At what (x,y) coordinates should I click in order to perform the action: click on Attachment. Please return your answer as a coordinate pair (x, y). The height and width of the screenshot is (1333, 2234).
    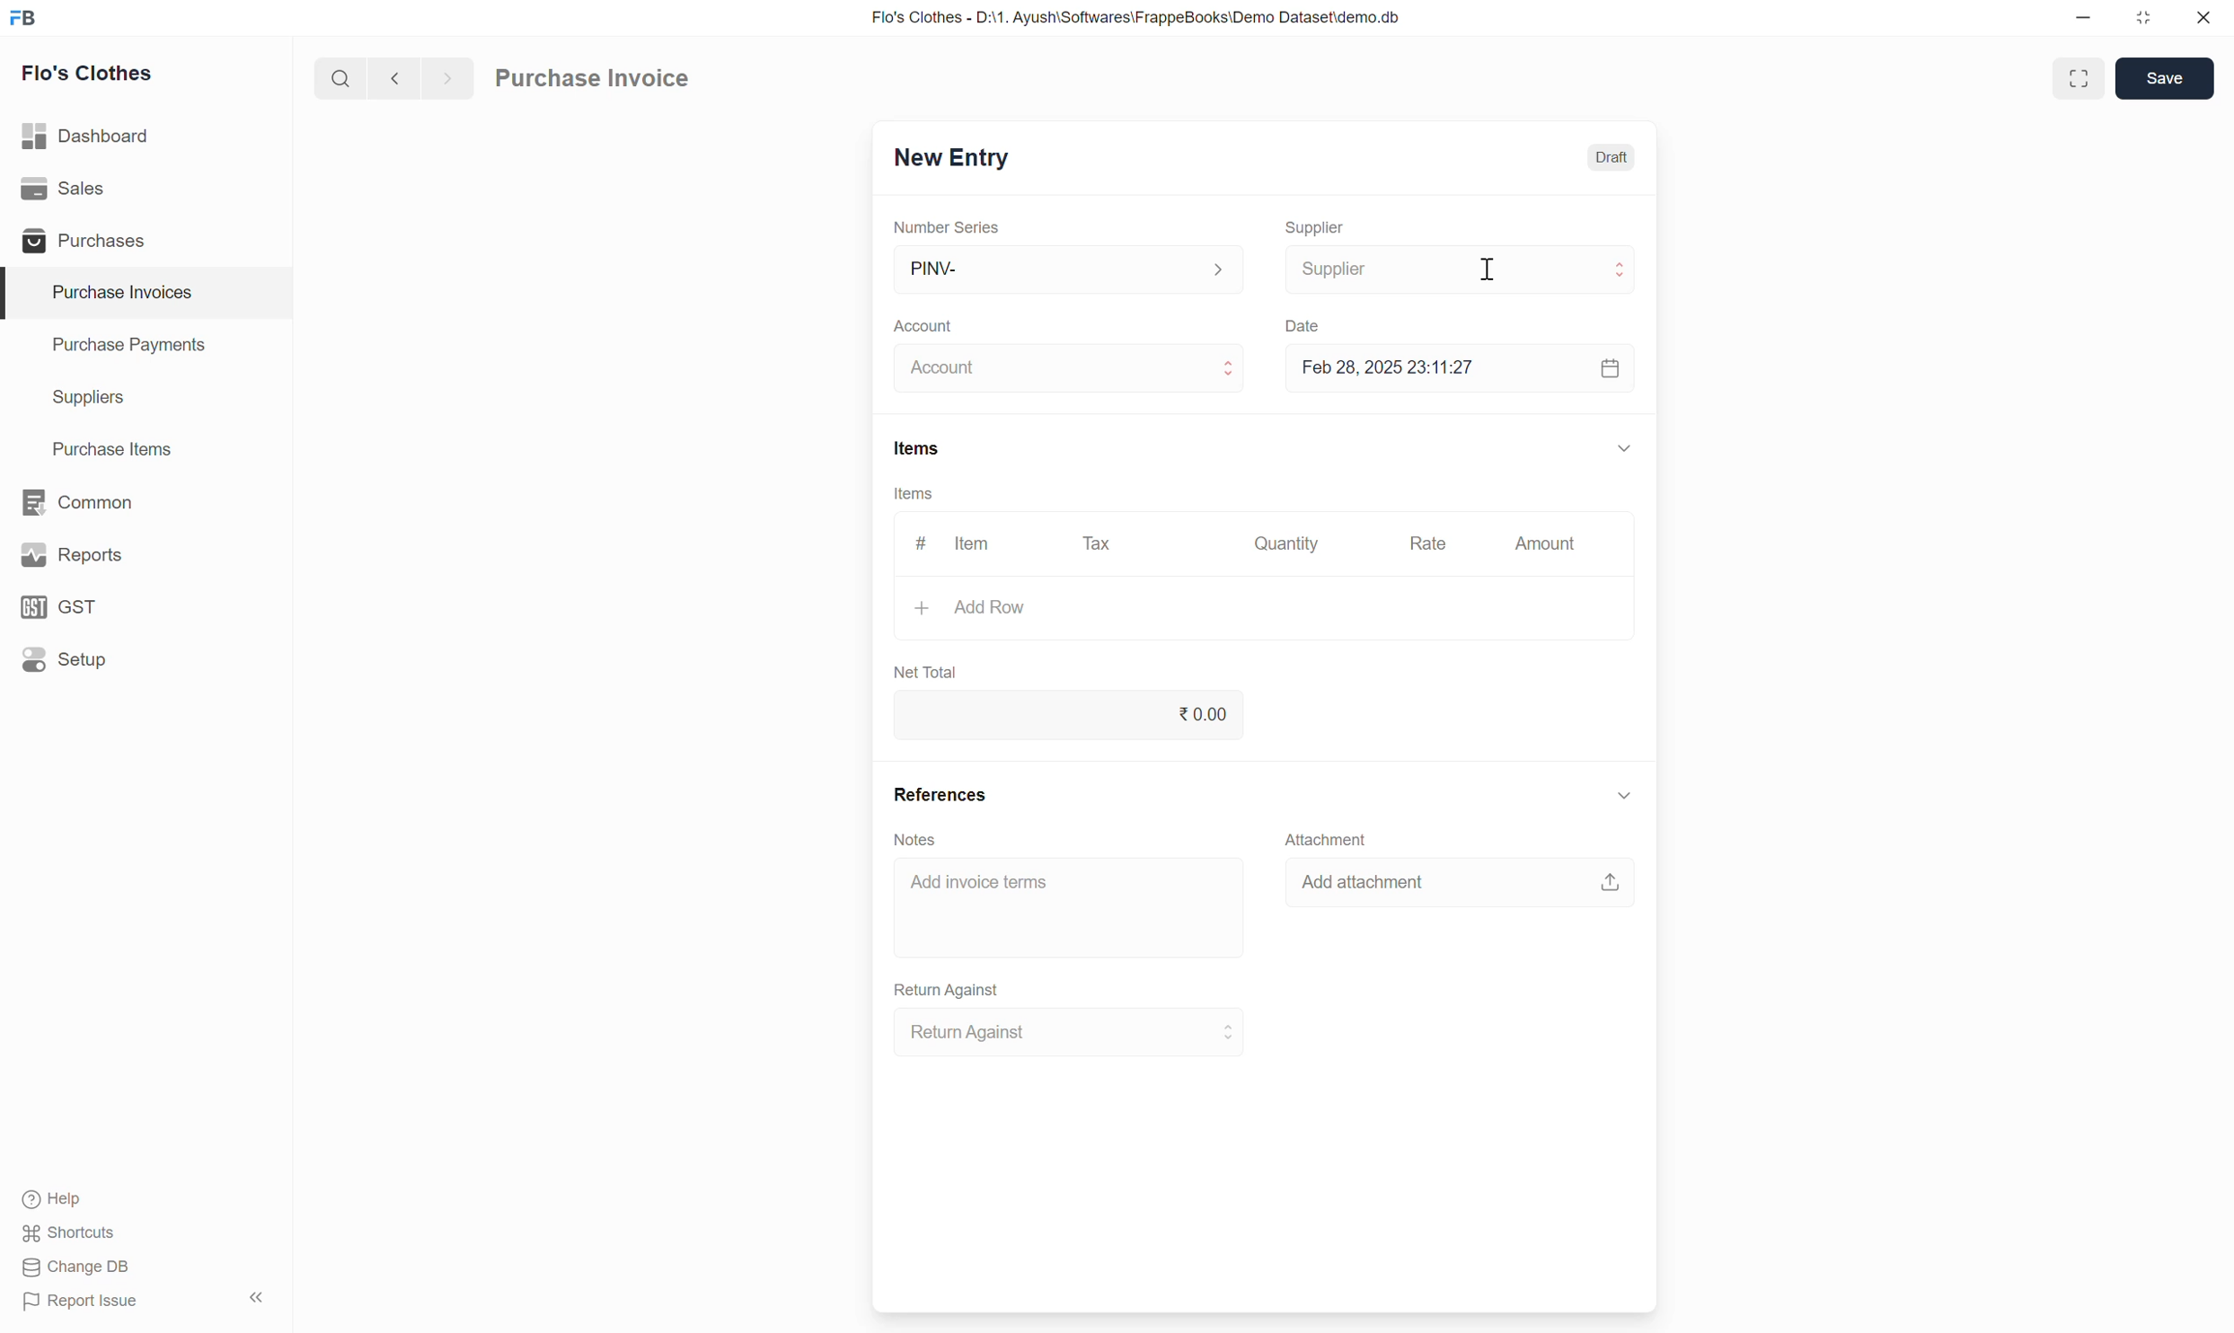
    Looking at the image, I should click on (1327, 839).